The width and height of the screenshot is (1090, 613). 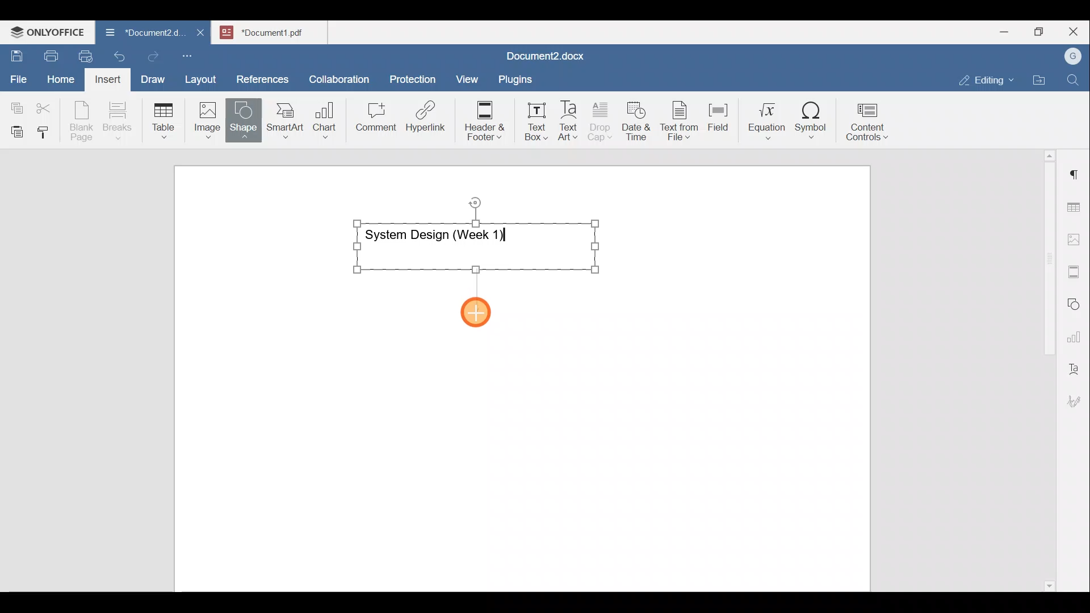 What do you see at coordinates (1074, 81) in the screenshot?
I see `Find` at bounding box center [1074, 81].